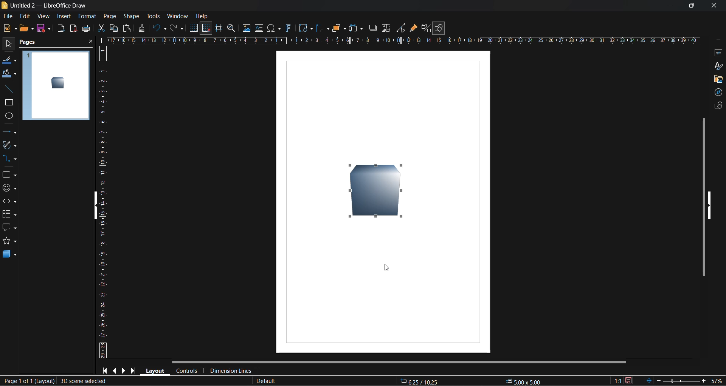 The image size is (726, 386). I want to click on transformations, so click(306, 28).